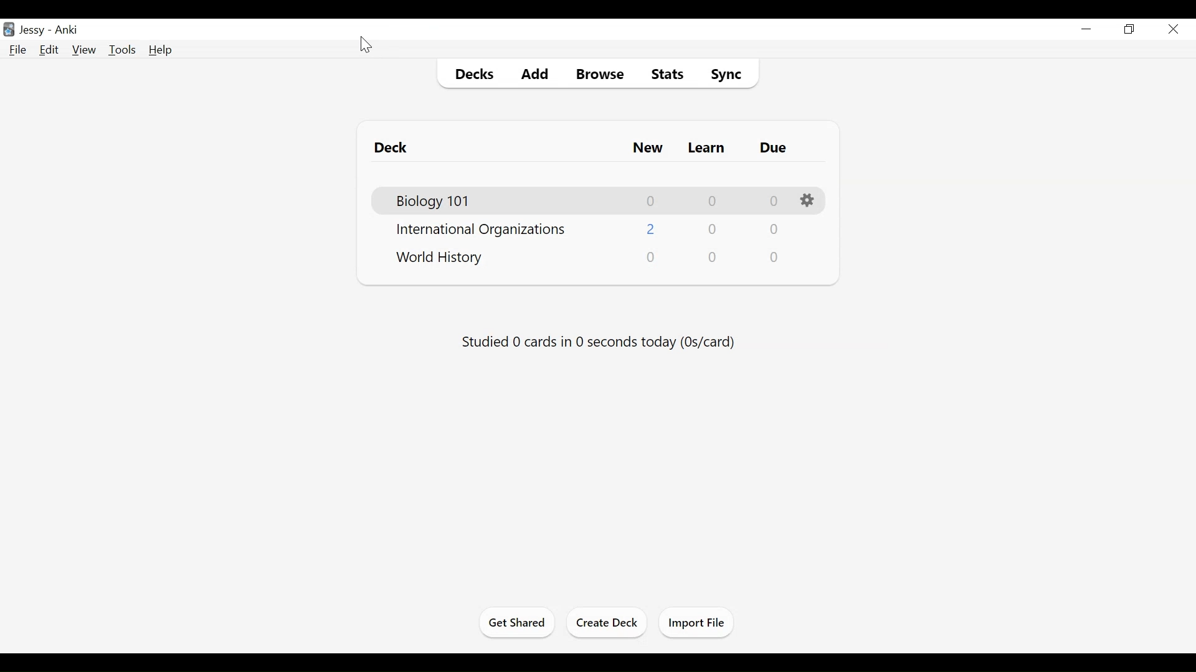 The image size is (1196, 672). What do you see at coordinates (774, 148) in the screenshot?
I see `Due Card` at bounding box center [774, 148].